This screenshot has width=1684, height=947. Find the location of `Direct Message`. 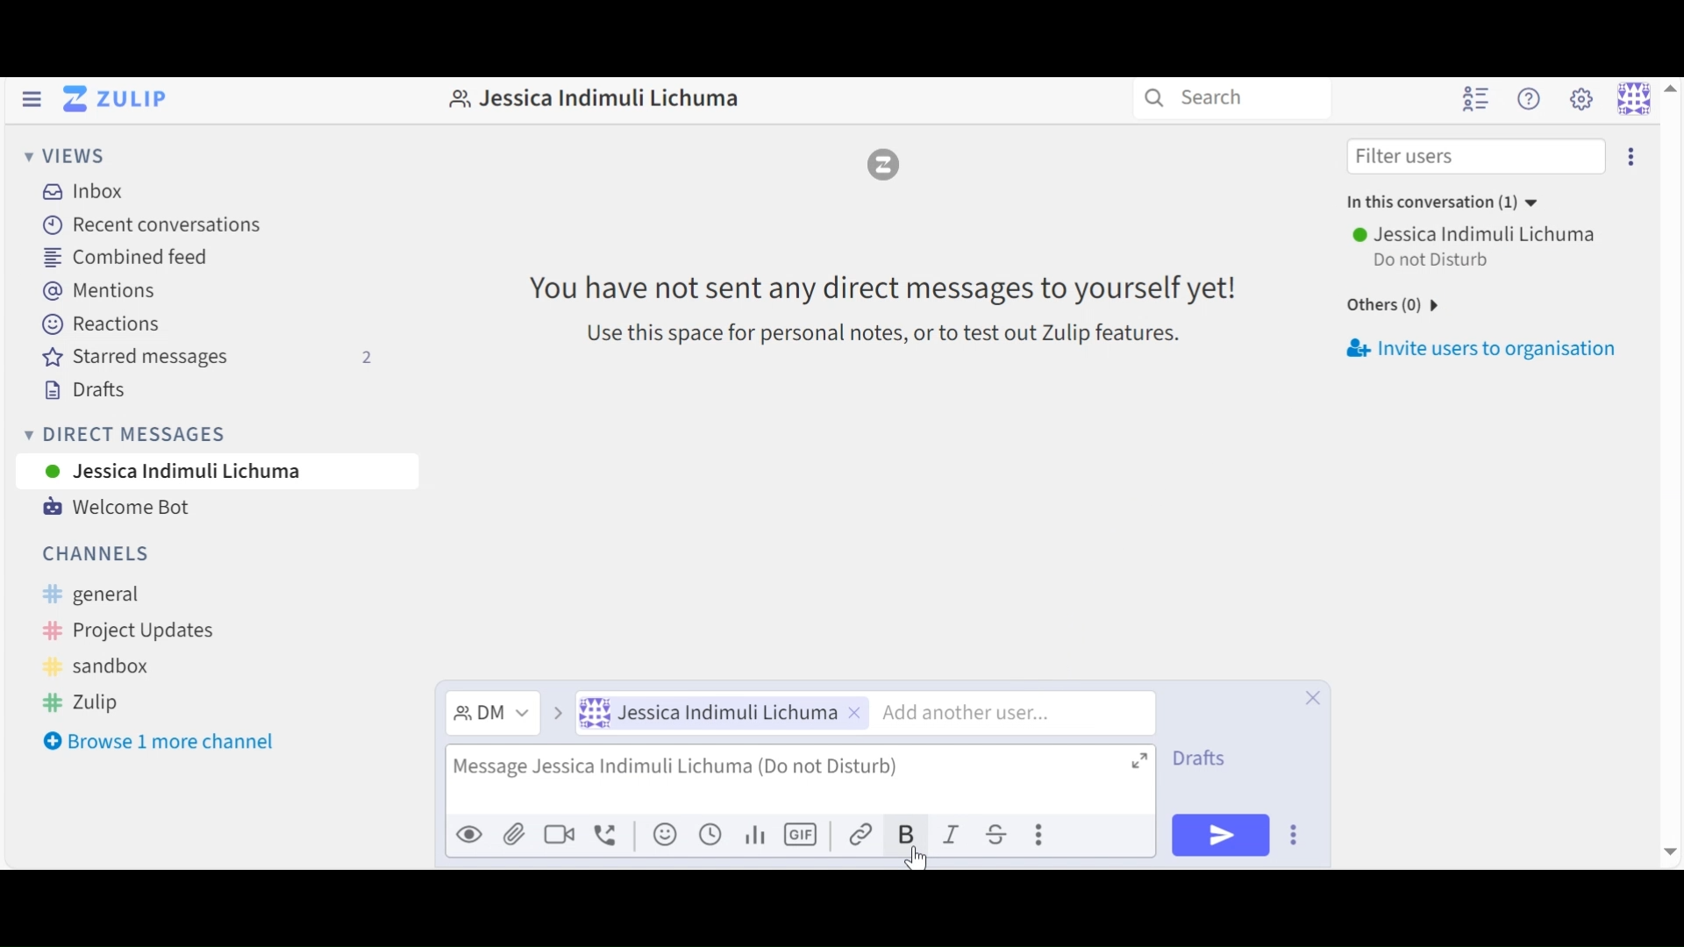

Direct Message is located at coordinates (507, 713).